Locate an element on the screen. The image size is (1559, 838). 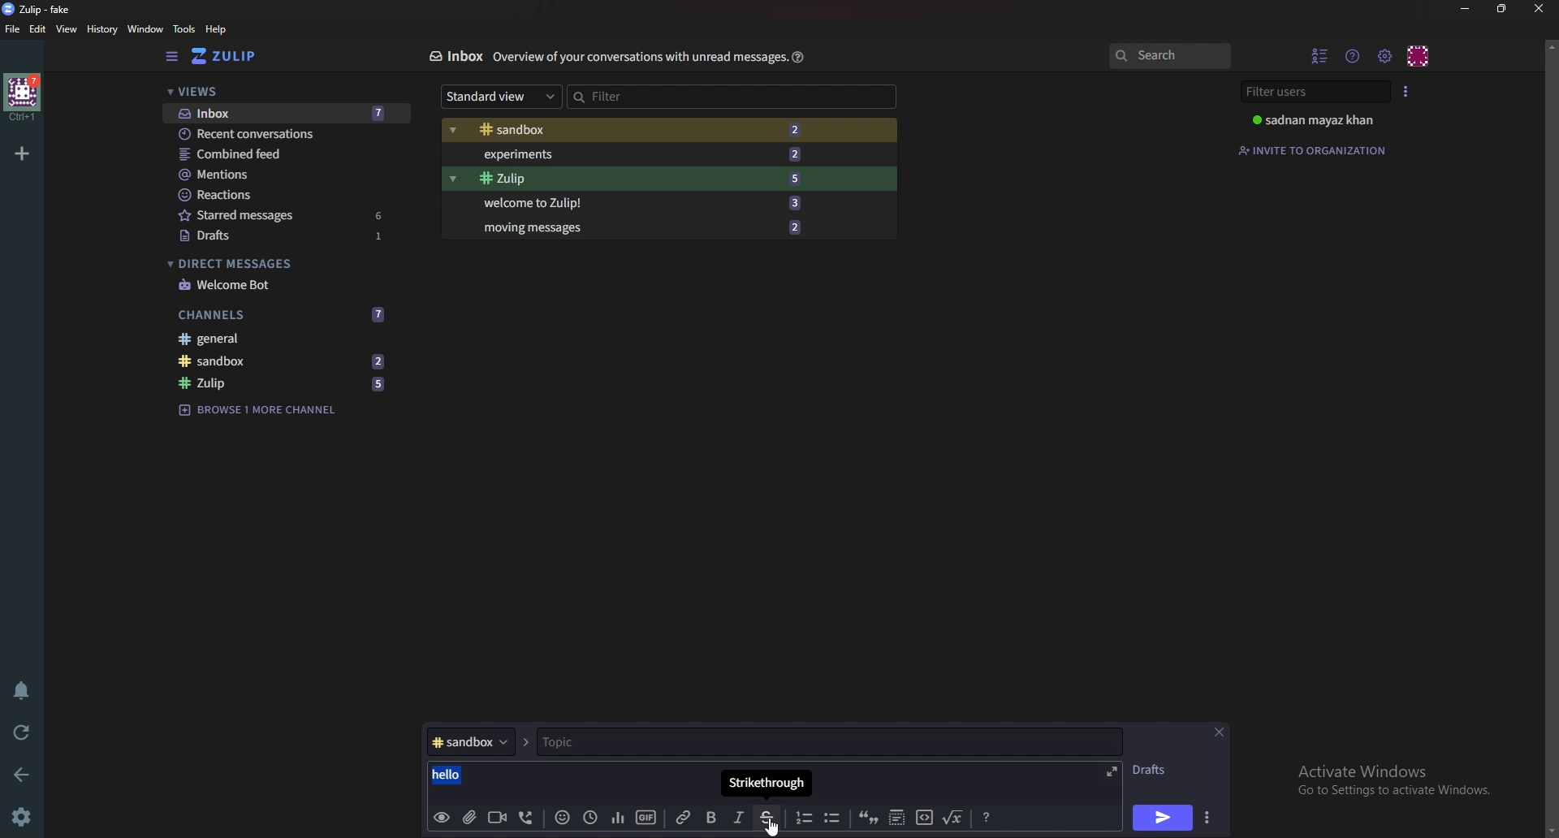
Sandbox is located at coordinates (639, 132).